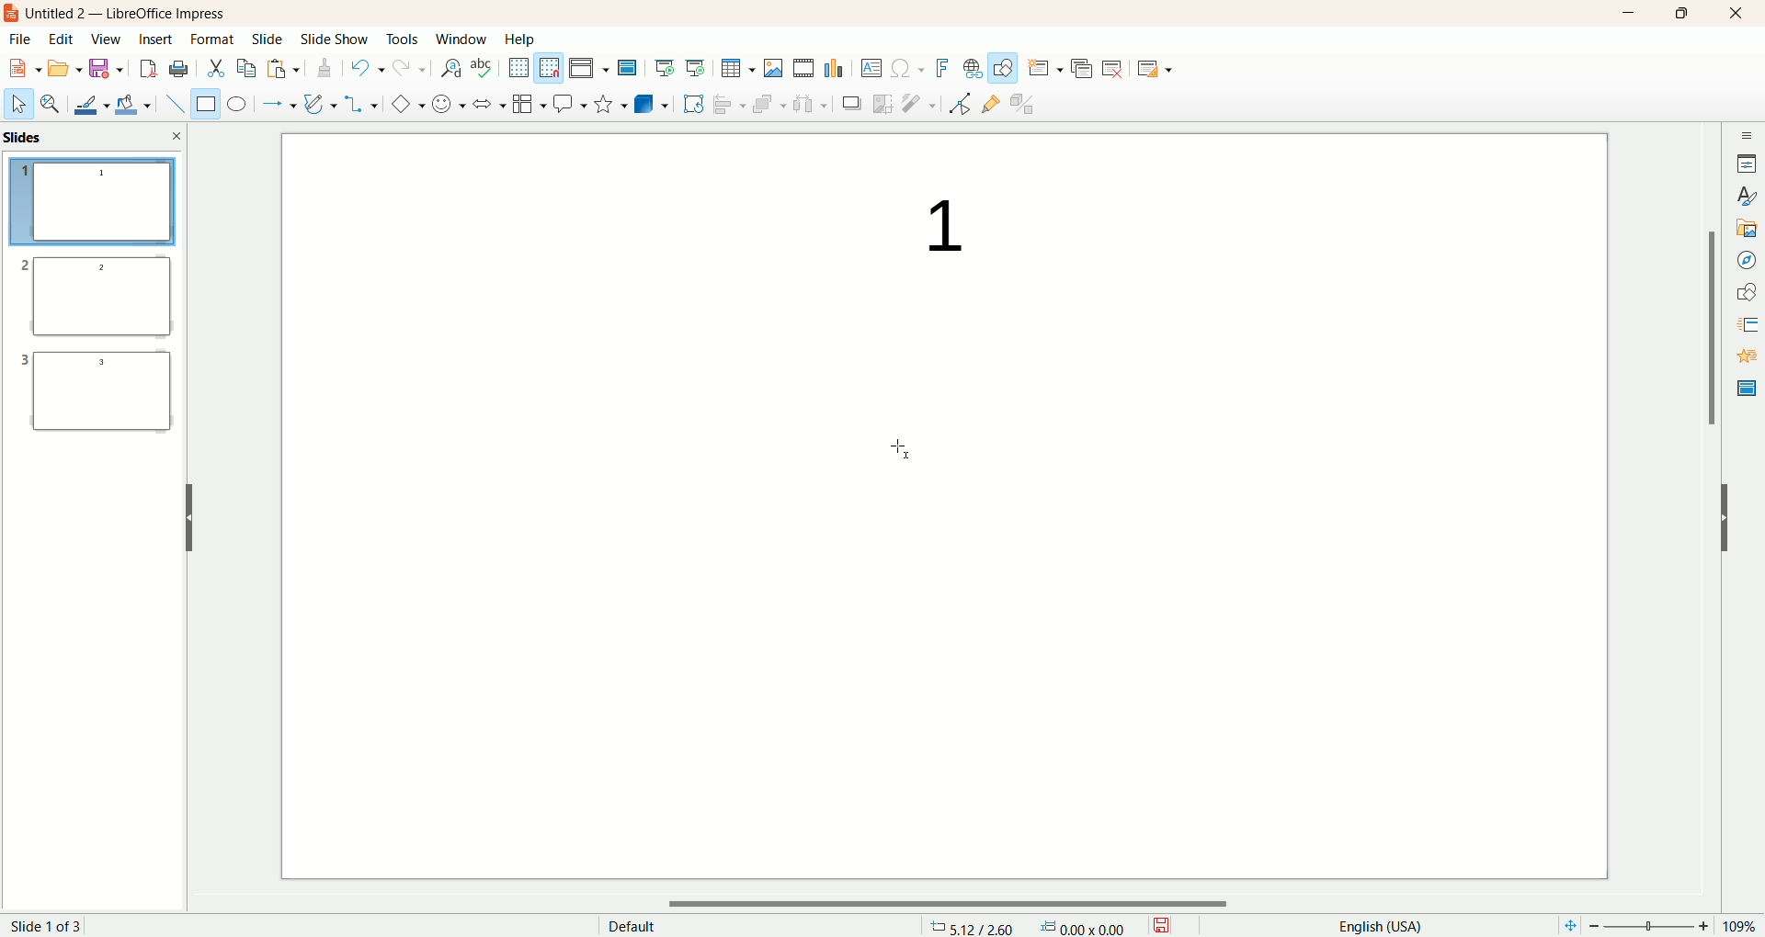  Describe the element at coordinates (898, 441) in the screenshot. I see `cursor` at that location.